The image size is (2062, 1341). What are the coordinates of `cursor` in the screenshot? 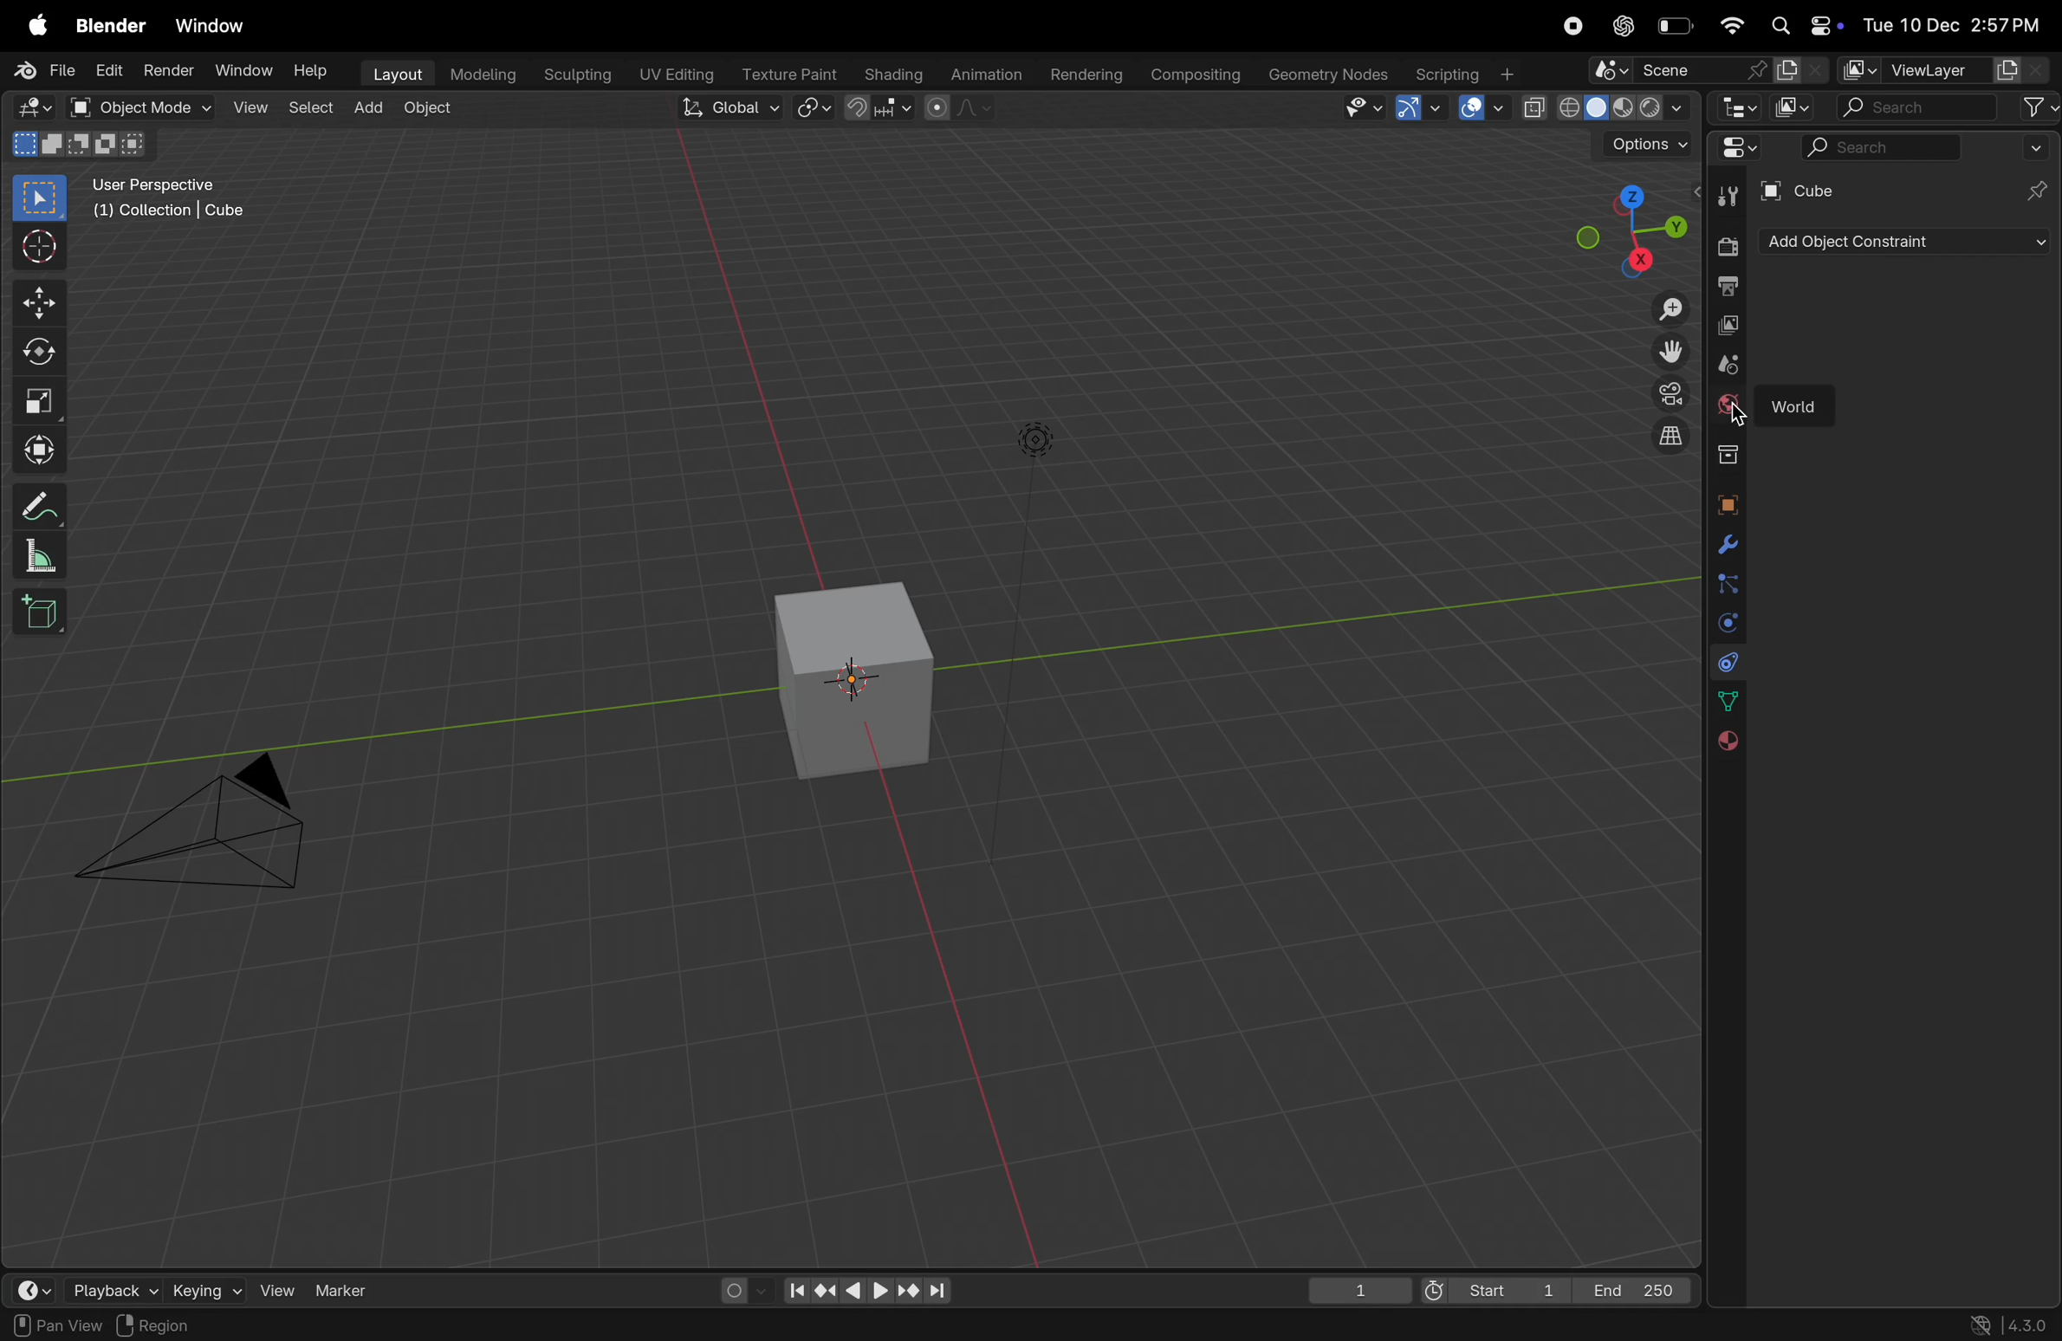 It's located at (1743, 418).